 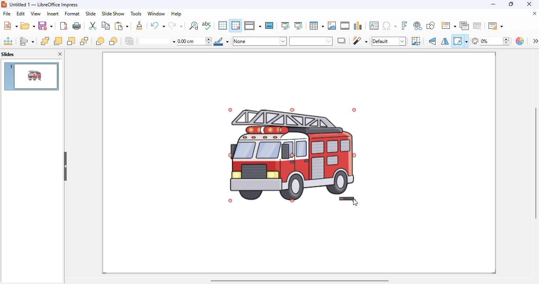 What do you see at coordinates (389, 26) in the screenshot?
I see `insert special characters` at bounding box center [389, 26].